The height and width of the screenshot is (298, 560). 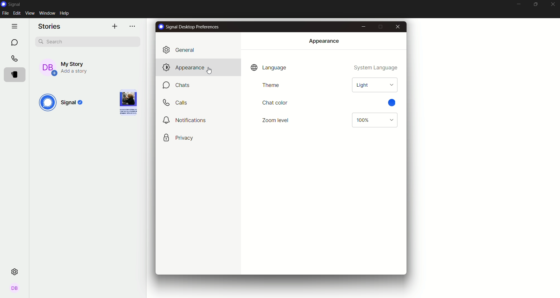 I want to click on chat color, so click(x=275, y=102).